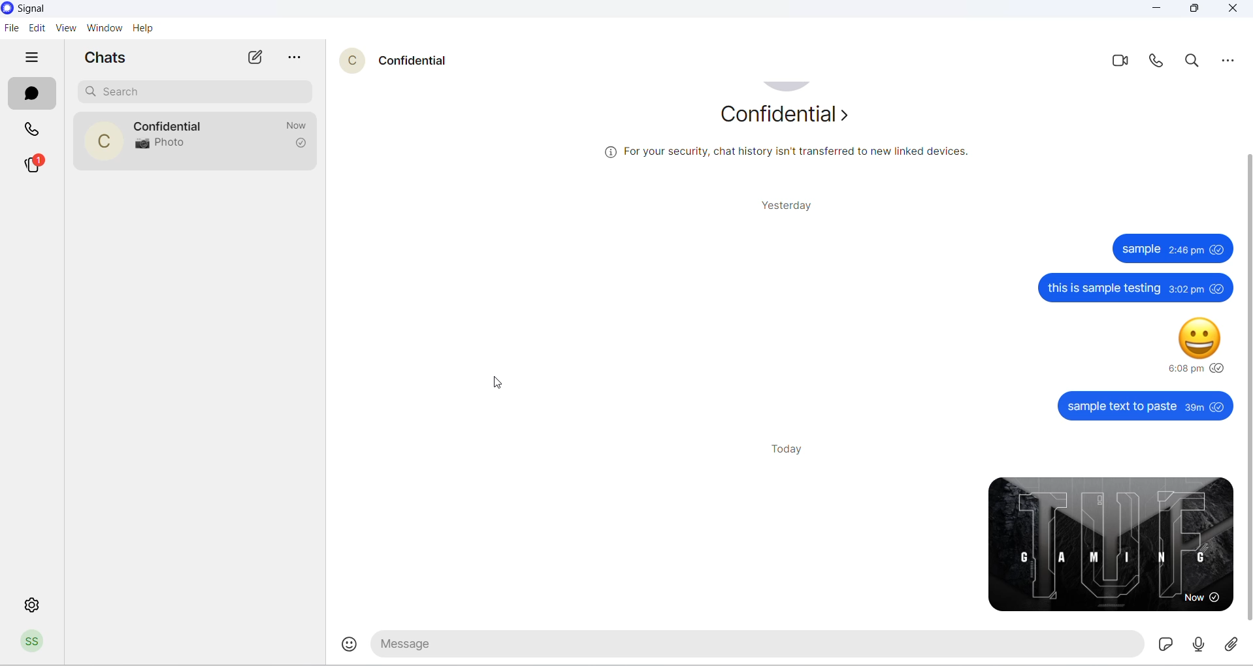 The height and width of the screenshot is (666, 1253). Describe the element at coordinates (1232, 644) in the screenshot. I see `share attachment` at that location.